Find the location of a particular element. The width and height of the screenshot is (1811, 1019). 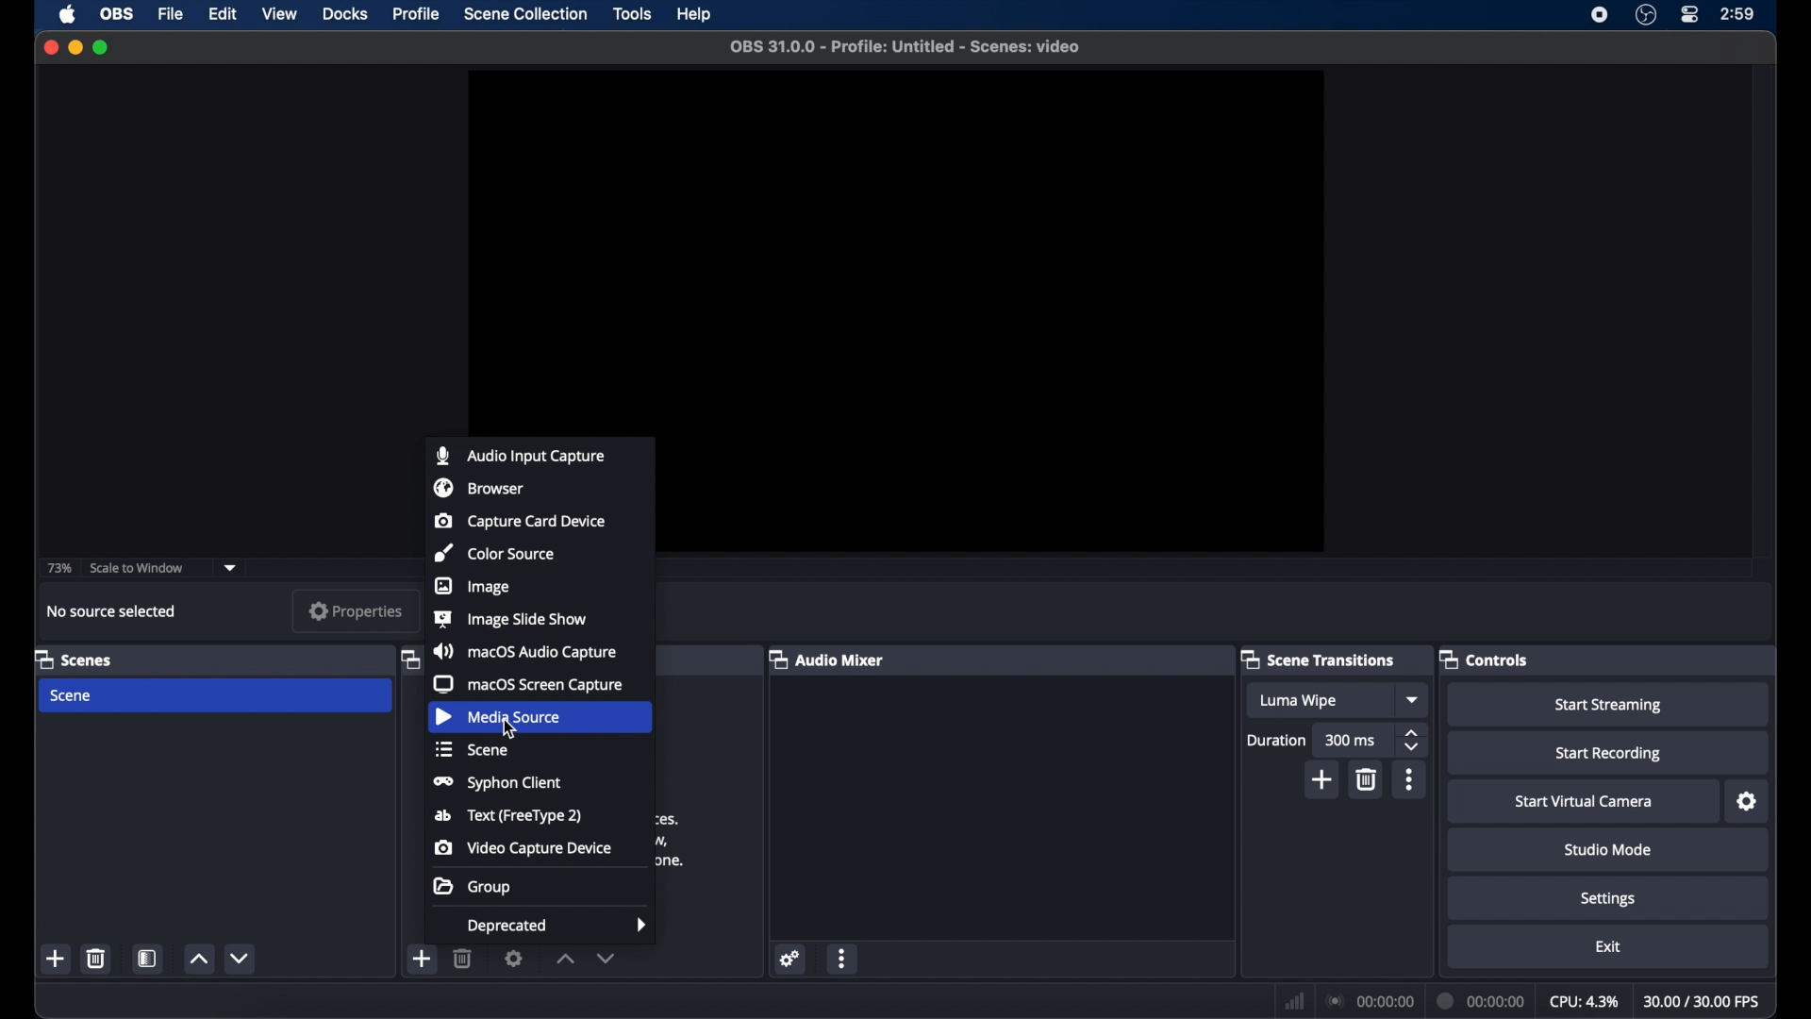

studio mode is located at coordinates (1606, 851).